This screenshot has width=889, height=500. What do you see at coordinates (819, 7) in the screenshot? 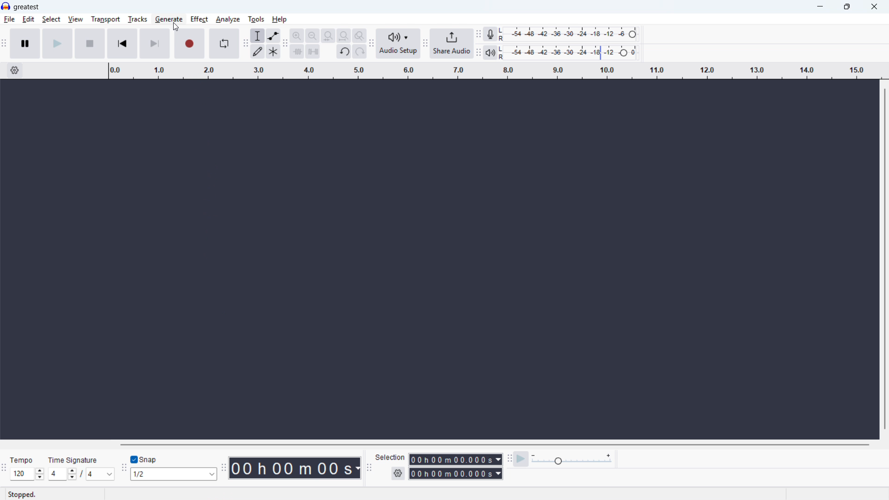
I see `minimise ` at bounding box center [819, 7].